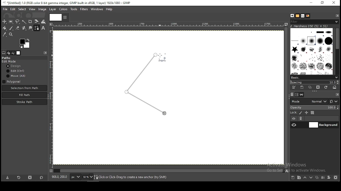 This screenshot has height=191, width=341. I want to click on brushes, so click(292, 16).